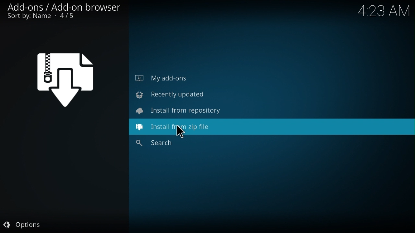 This screenshot has height=233, width=415. I want to click on Options, so click(25, 226).